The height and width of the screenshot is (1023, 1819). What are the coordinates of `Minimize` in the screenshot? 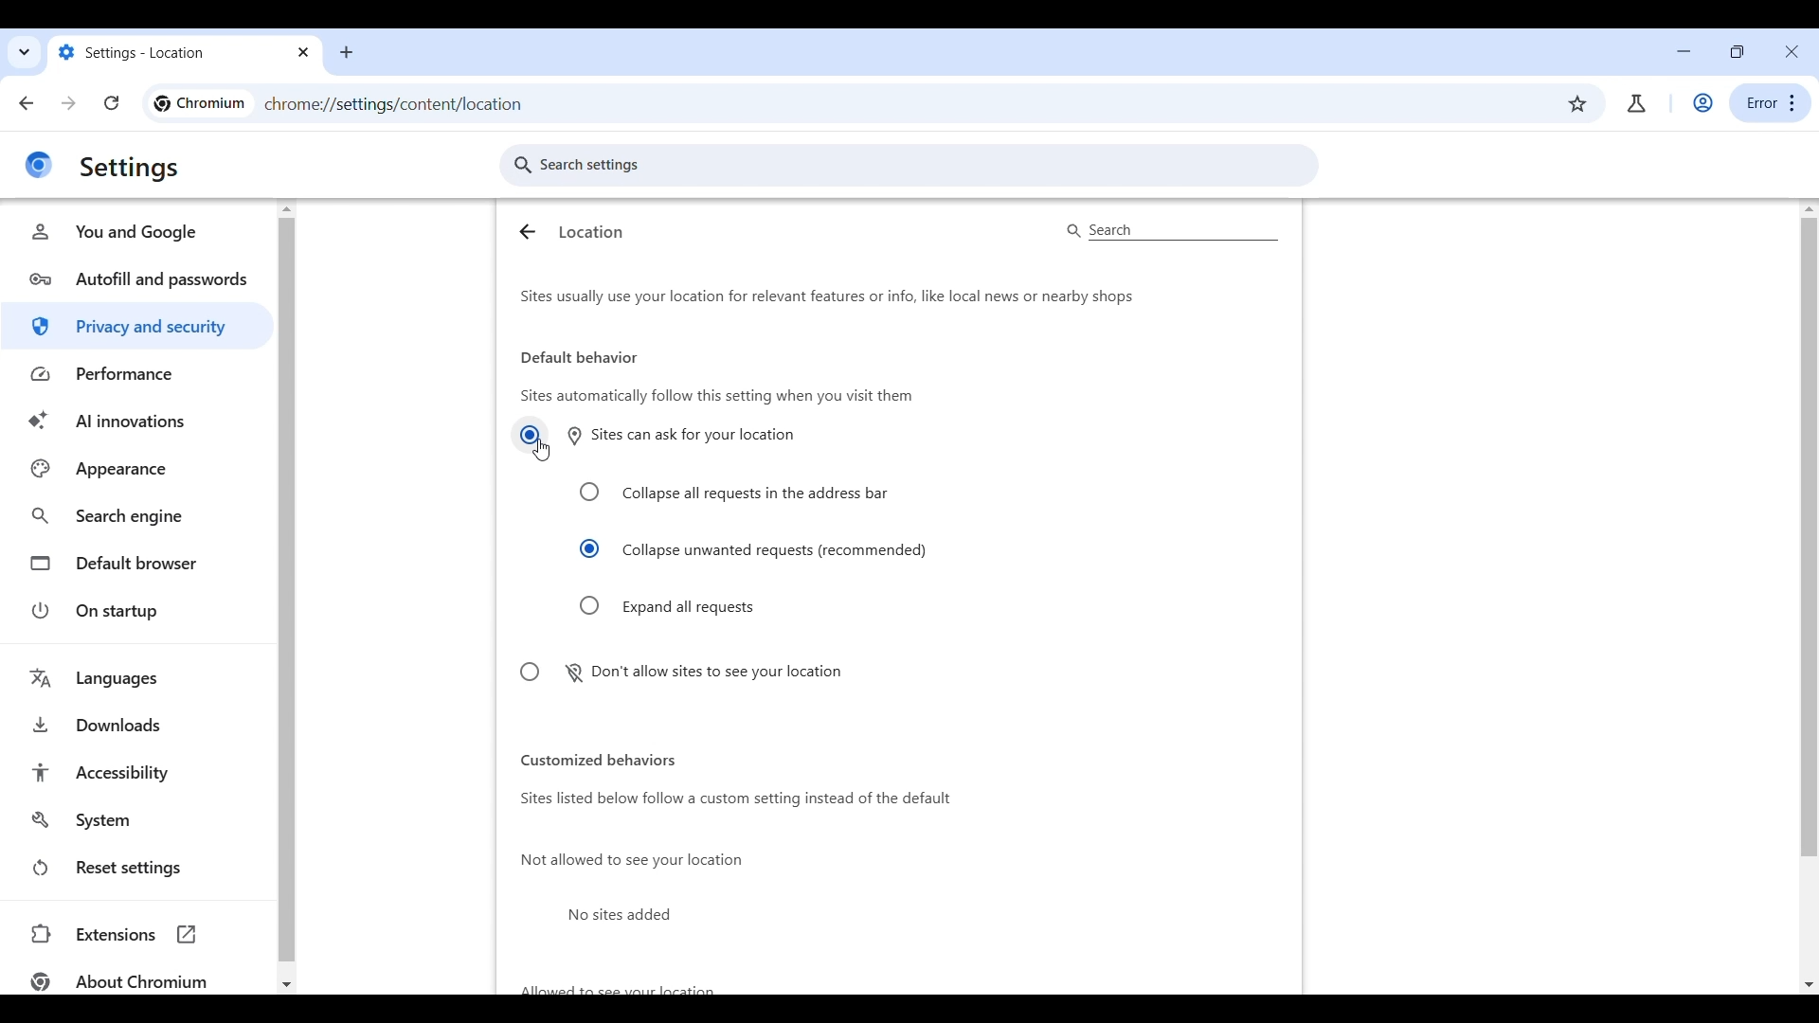 It's located at (1684, 51).